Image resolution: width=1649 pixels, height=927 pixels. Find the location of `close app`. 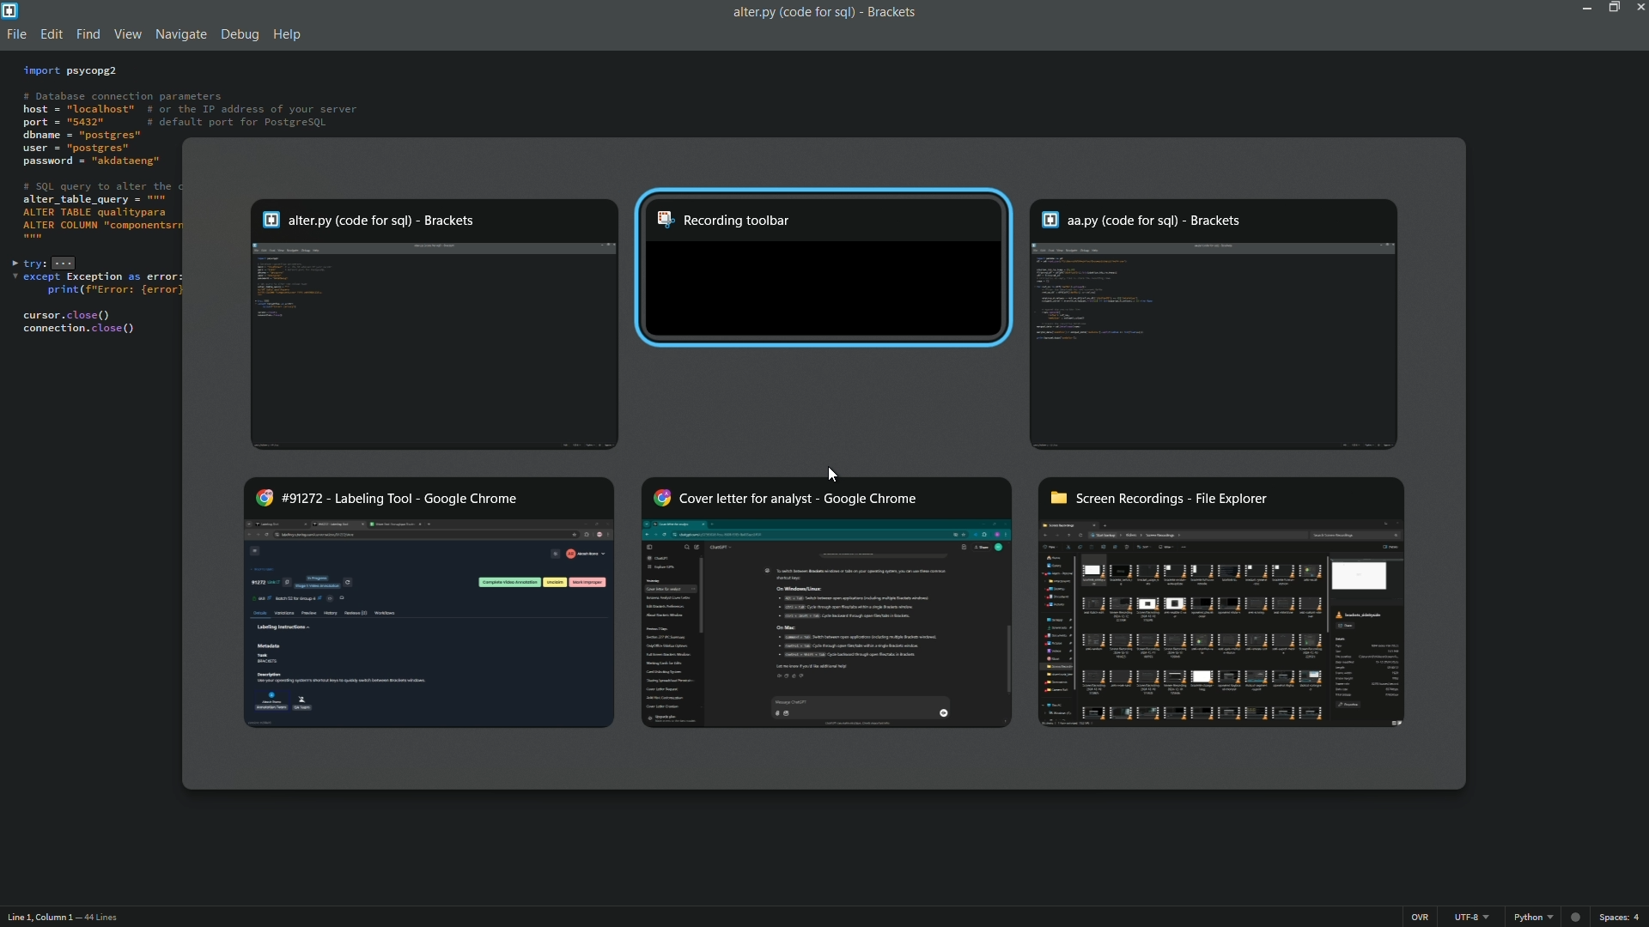

close app is located at coordinates (1639, 9).